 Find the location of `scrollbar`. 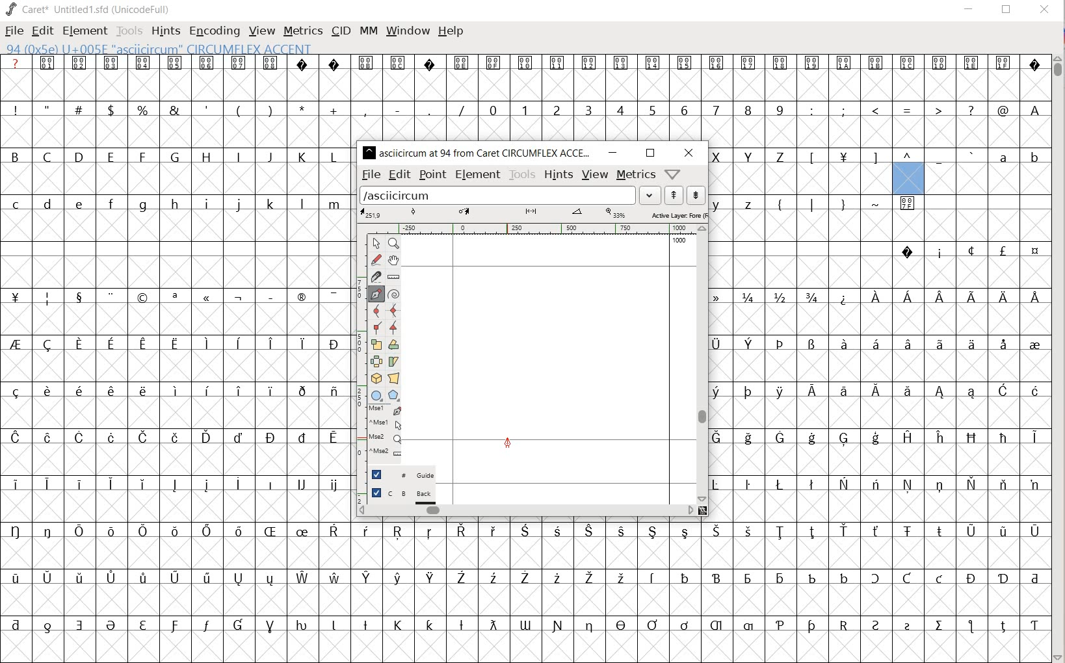

scrollbar is located at coordinates (525, 510).